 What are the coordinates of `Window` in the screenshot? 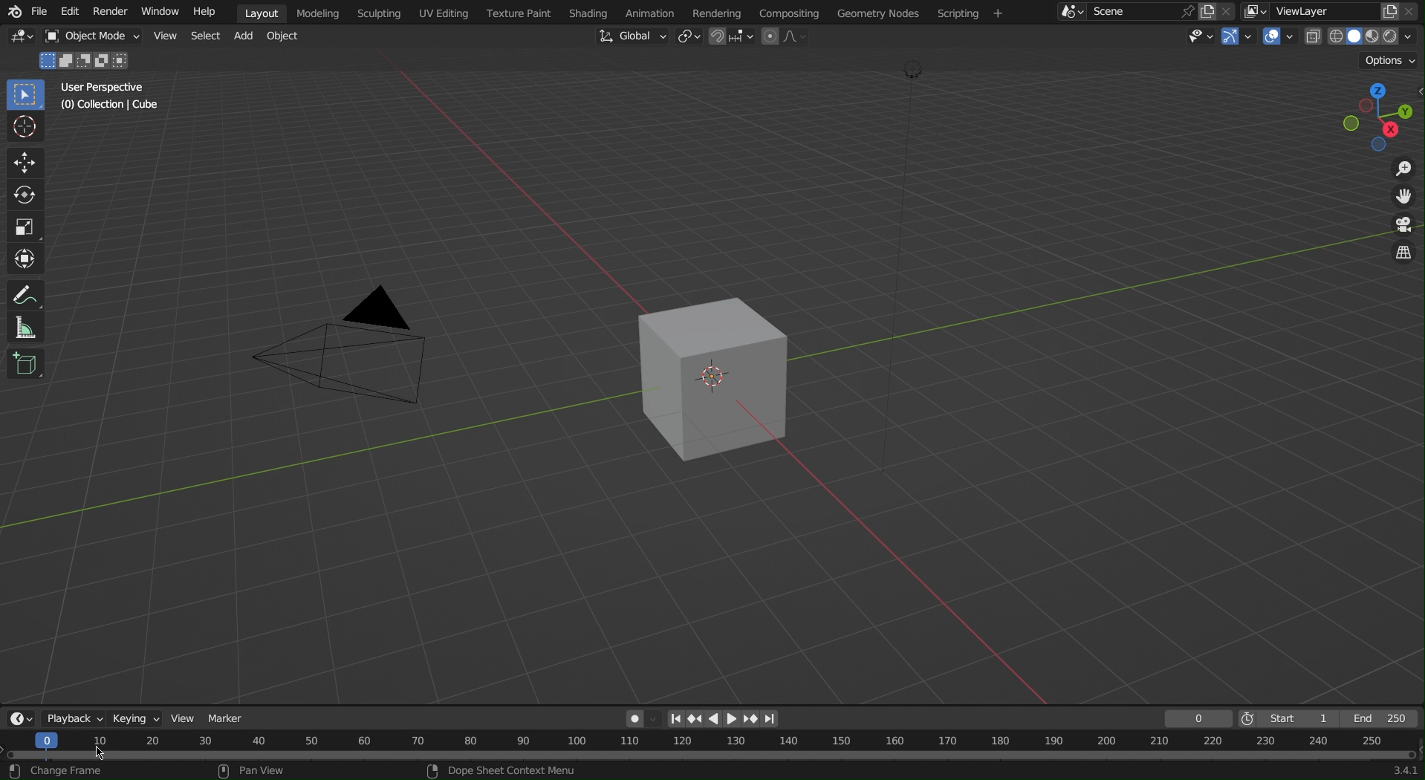 It's located at (160, 13).